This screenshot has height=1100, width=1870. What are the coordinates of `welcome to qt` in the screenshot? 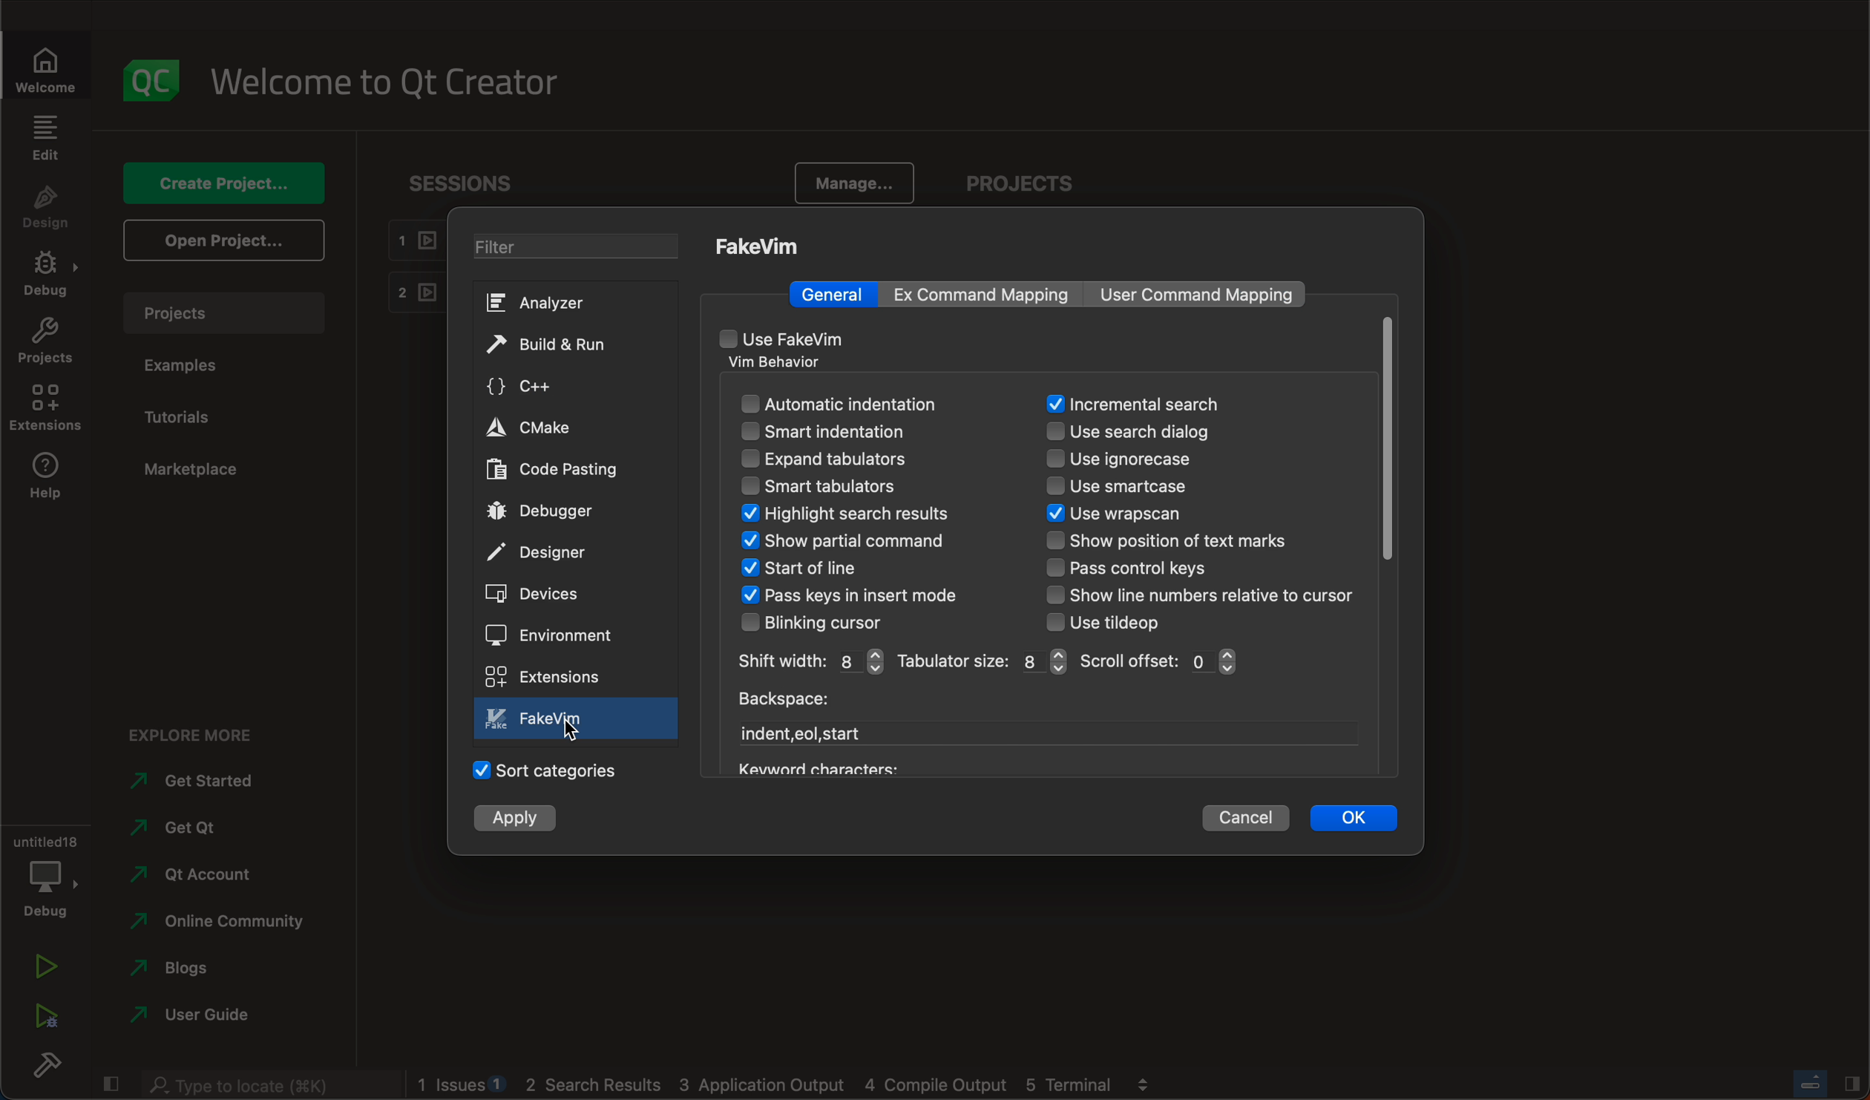 It's located at (393, 83).